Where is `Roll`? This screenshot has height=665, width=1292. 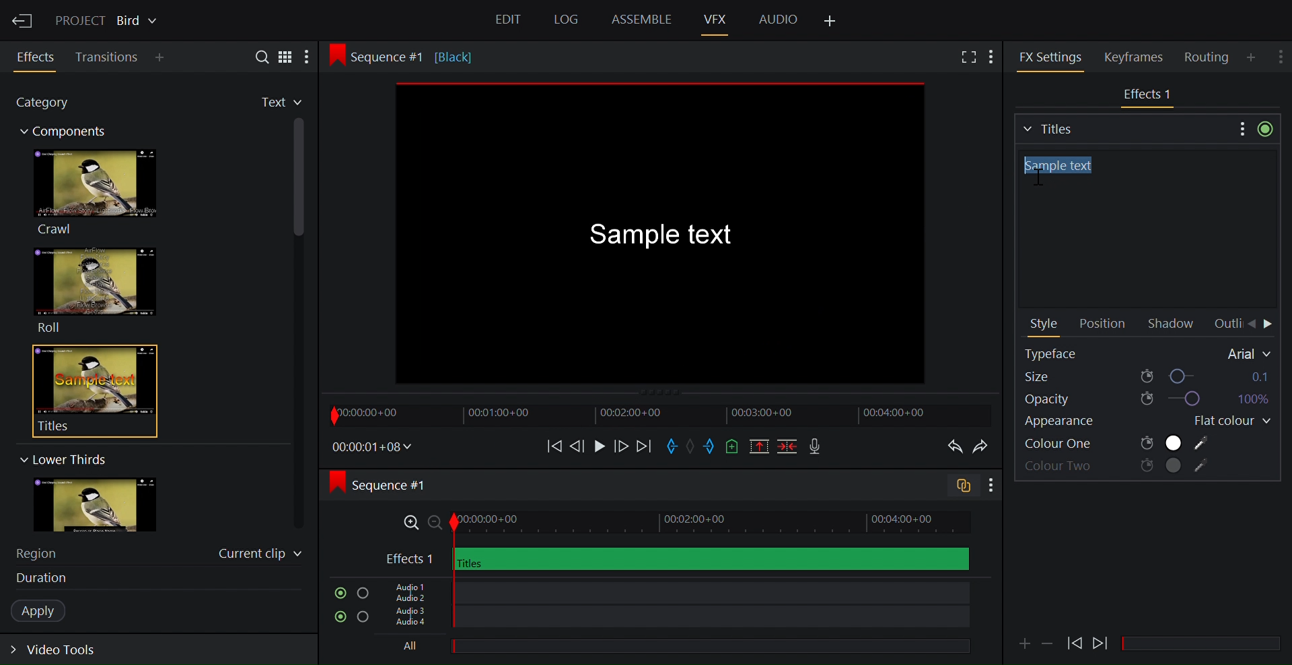 Roll is located at coordinates (94, 290).